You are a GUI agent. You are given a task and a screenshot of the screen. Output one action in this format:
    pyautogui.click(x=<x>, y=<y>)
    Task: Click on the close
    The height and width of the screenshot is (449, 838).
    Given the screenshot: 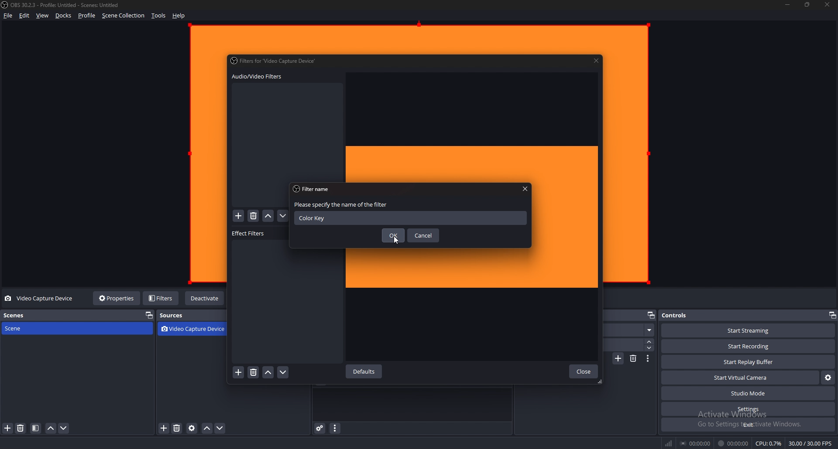 What is the action you would take?
    pyautogui.click(x=525, y=189)
    